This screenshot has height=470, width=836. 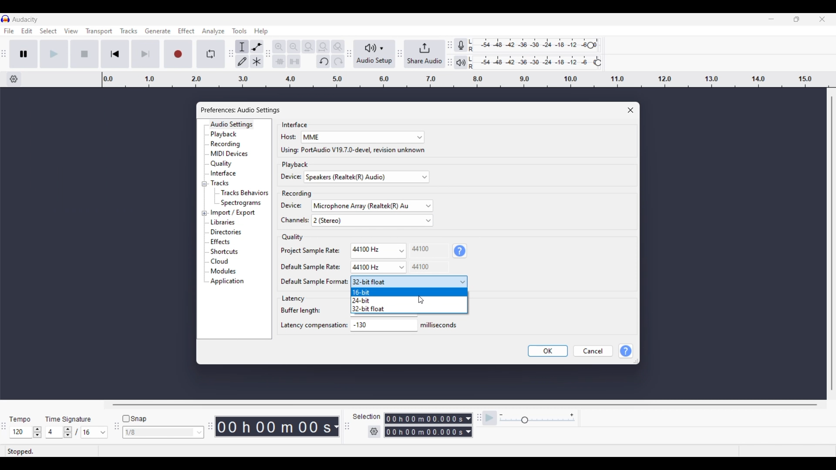 What do you see at coordinates (25, 19) in the screenshot?
I see `Software name` at bounding box center [25, 19].